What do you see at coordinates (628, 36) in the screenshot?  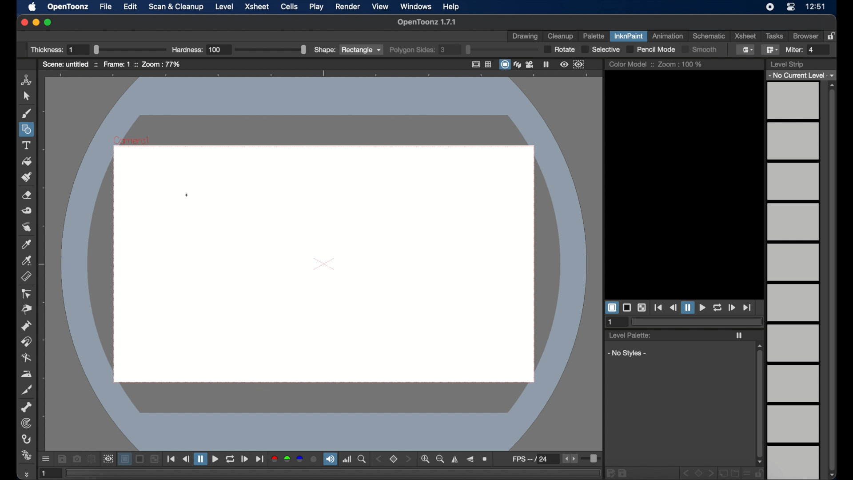 I see `inknpaint` at bounding box center [628, 36].